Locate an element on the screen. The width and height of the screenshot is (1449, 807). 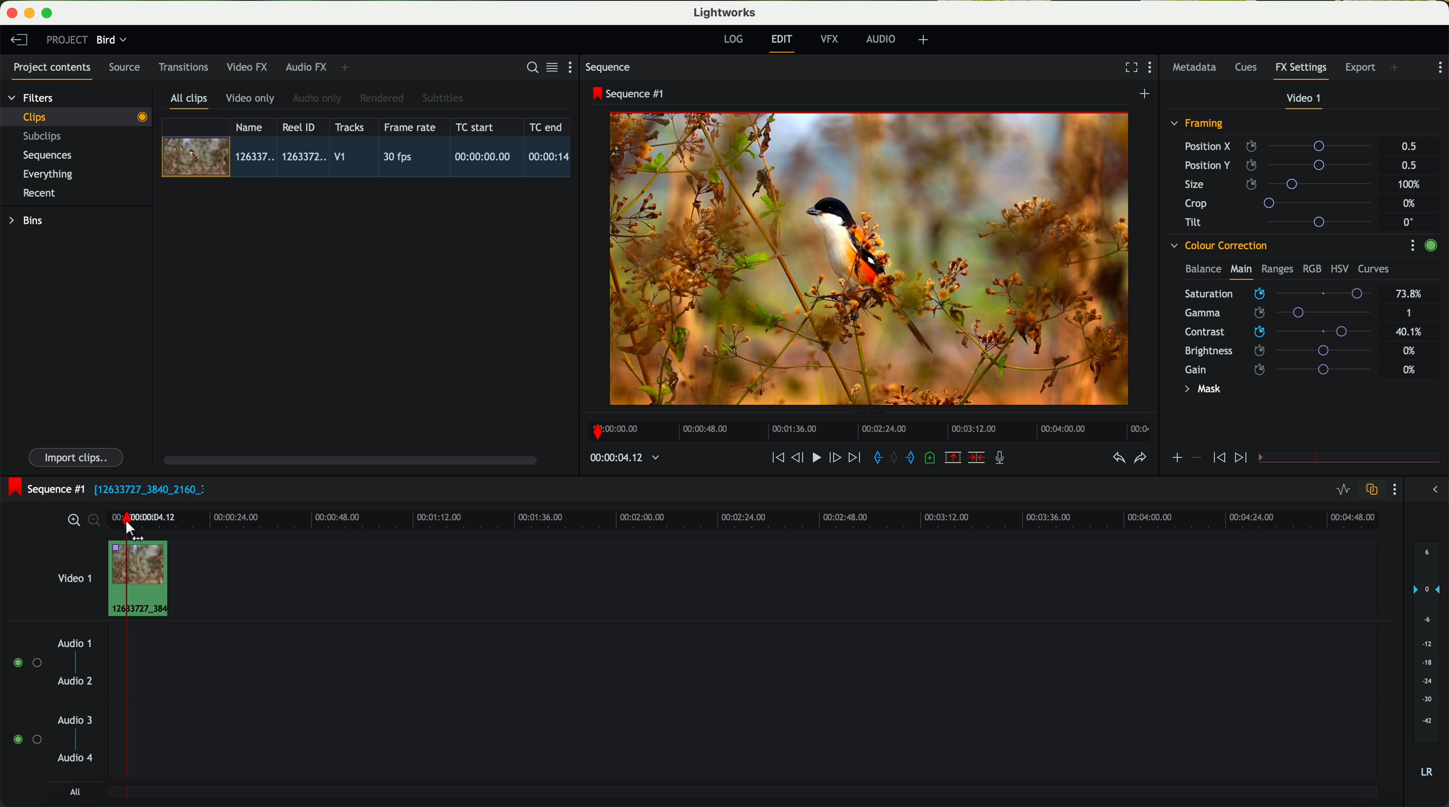
toggle audio levels editing is located at coordinates (1343, 491).